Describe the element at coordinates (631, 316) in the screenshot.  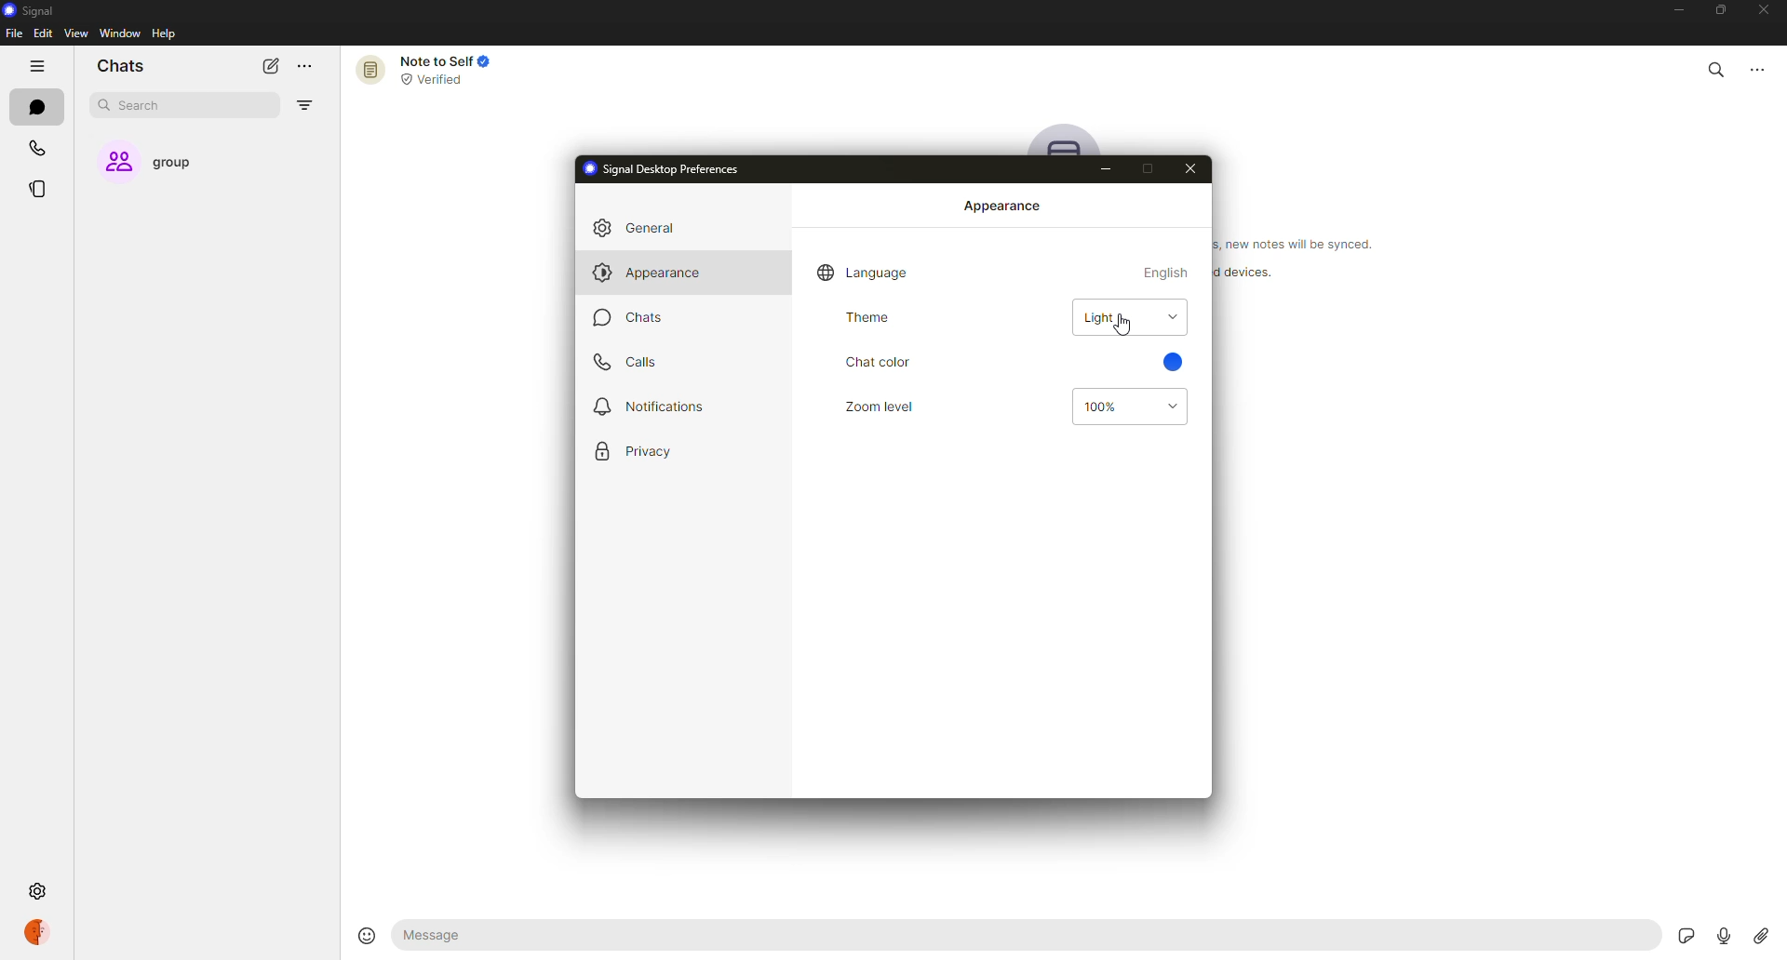
I see `chats` at that location.